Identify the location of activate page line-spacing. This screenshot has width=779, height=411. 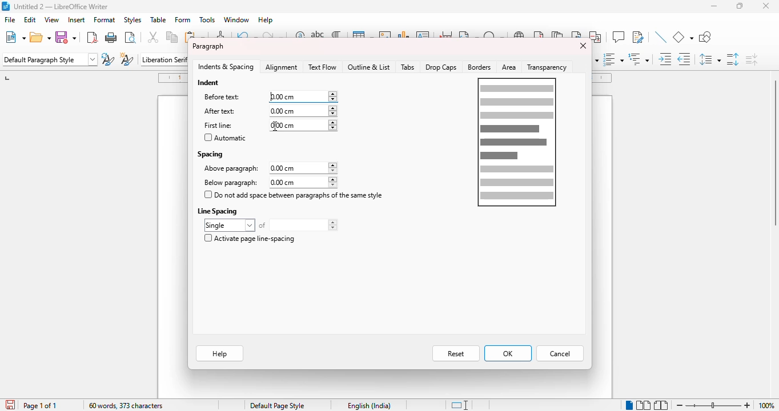
(249, 238).